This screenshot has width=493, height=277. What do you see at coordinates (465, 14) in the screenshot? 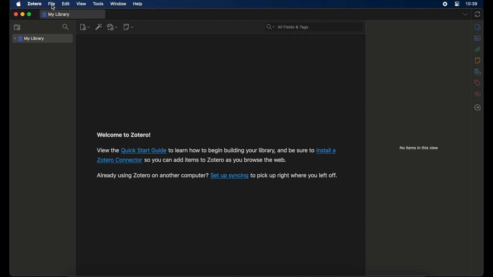
I see `dropdown` at bounding box center [465, 14].